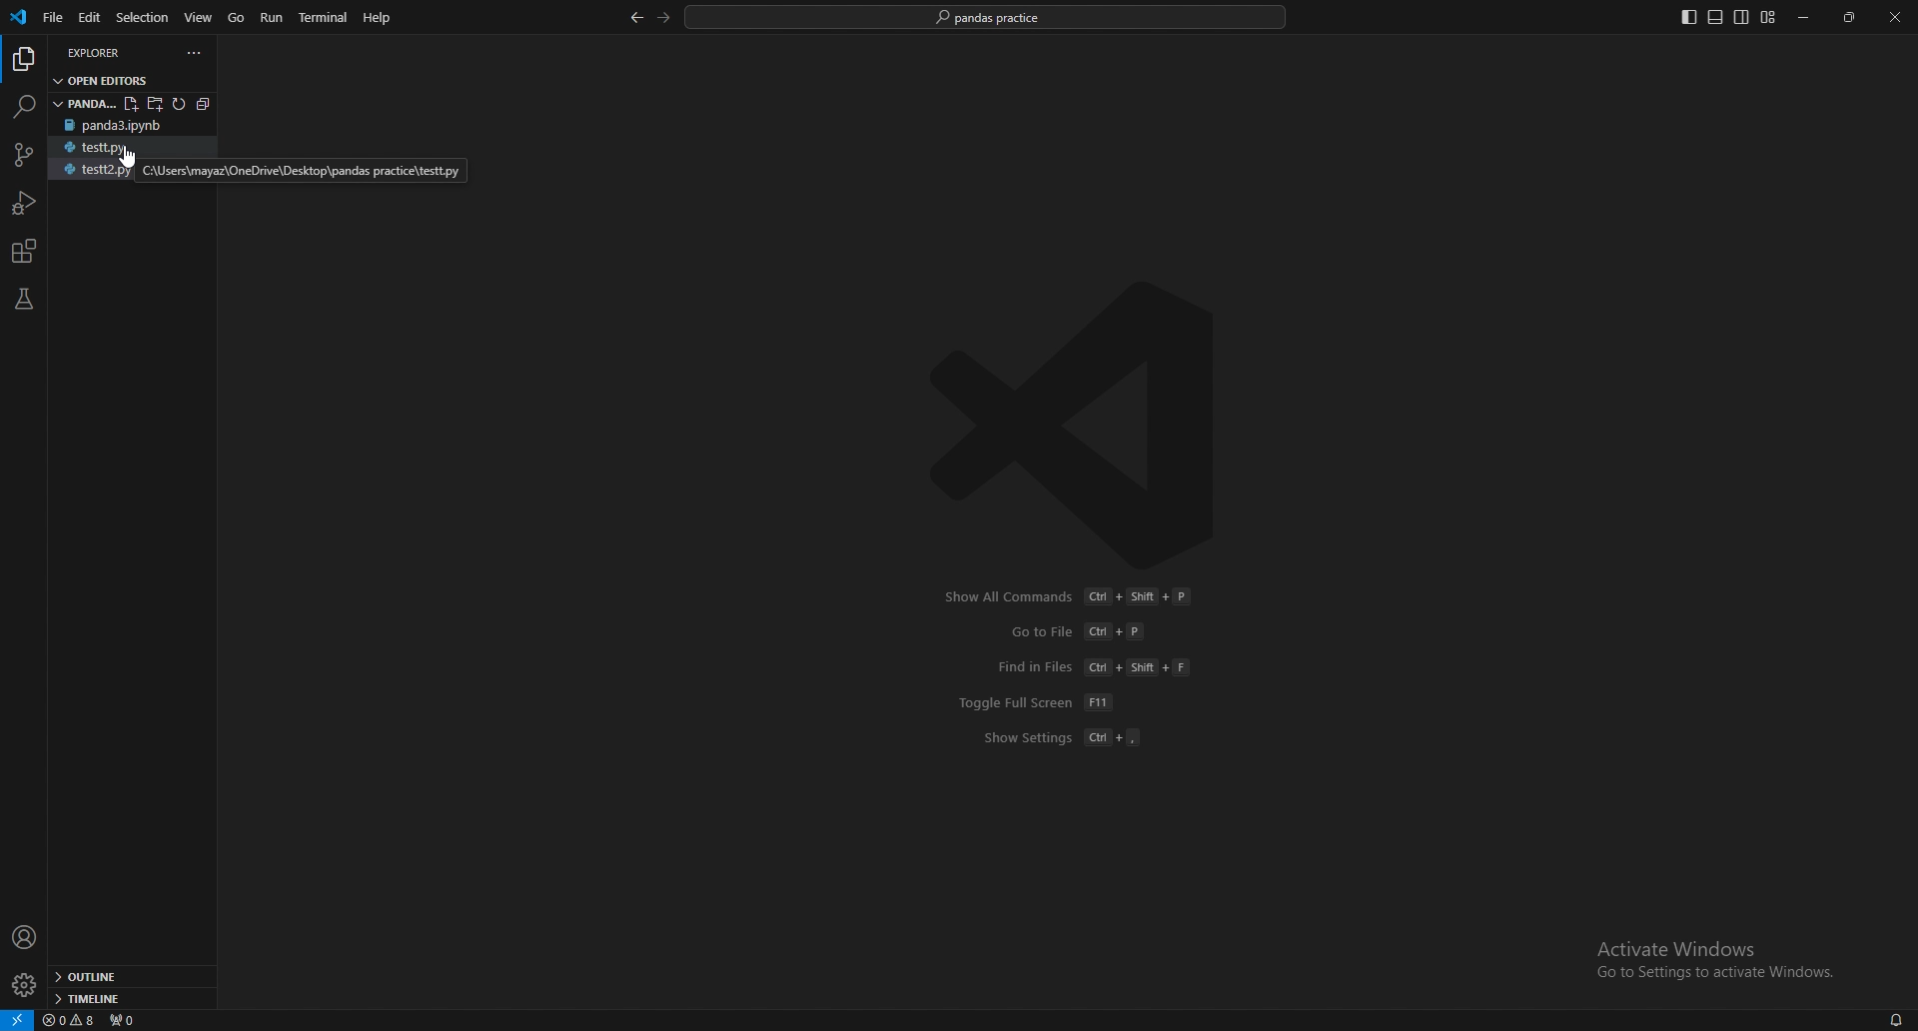  I want to click on explorer, so click(26, 60).